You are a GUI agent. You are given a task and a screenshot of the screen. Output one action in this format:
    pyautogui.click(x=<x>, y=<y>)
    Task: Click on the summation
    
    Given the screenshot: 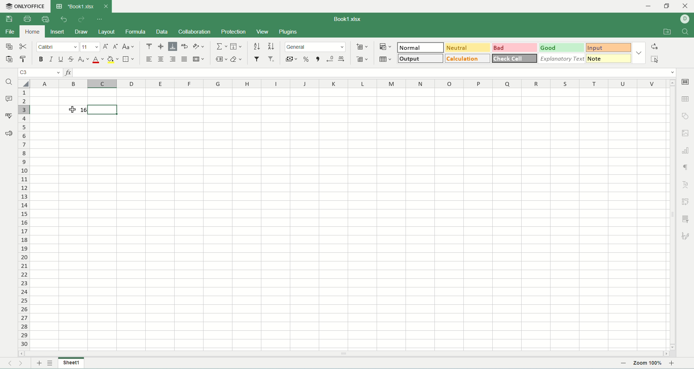 What is the action you would take?
    pyautogui.click(x=221, y=46)
    